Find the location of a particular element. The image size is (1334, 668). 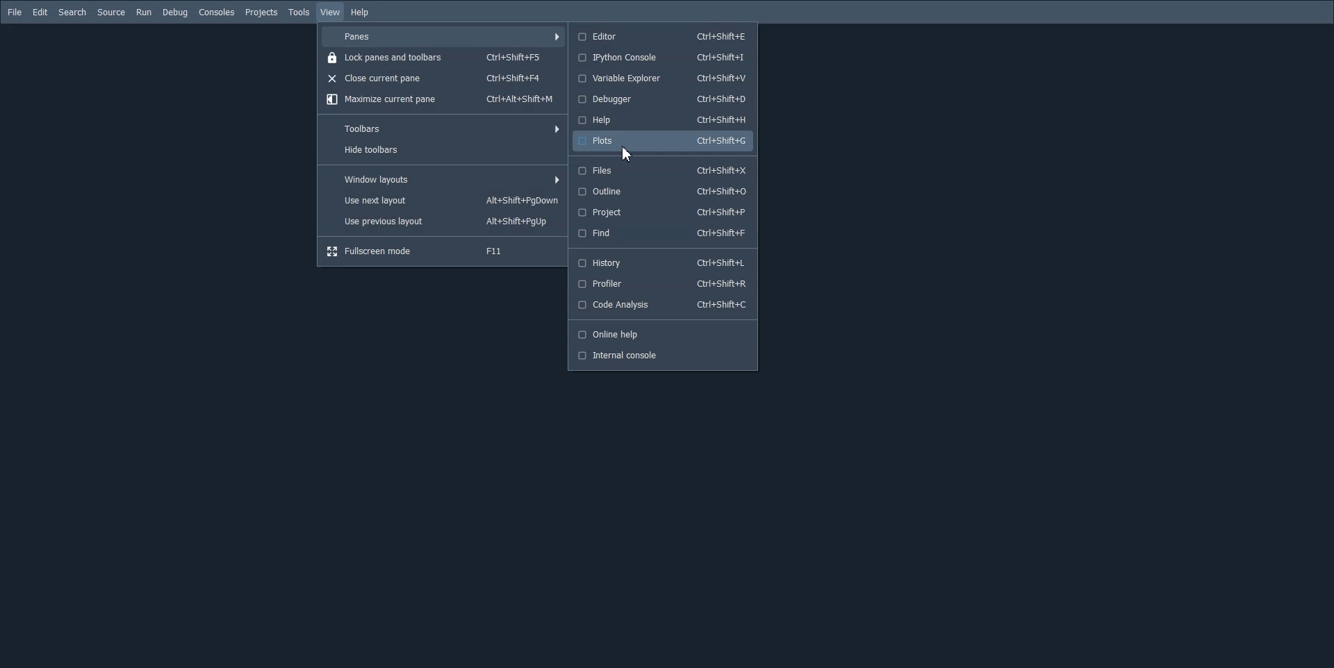

View is located at coordinates (331, 12).